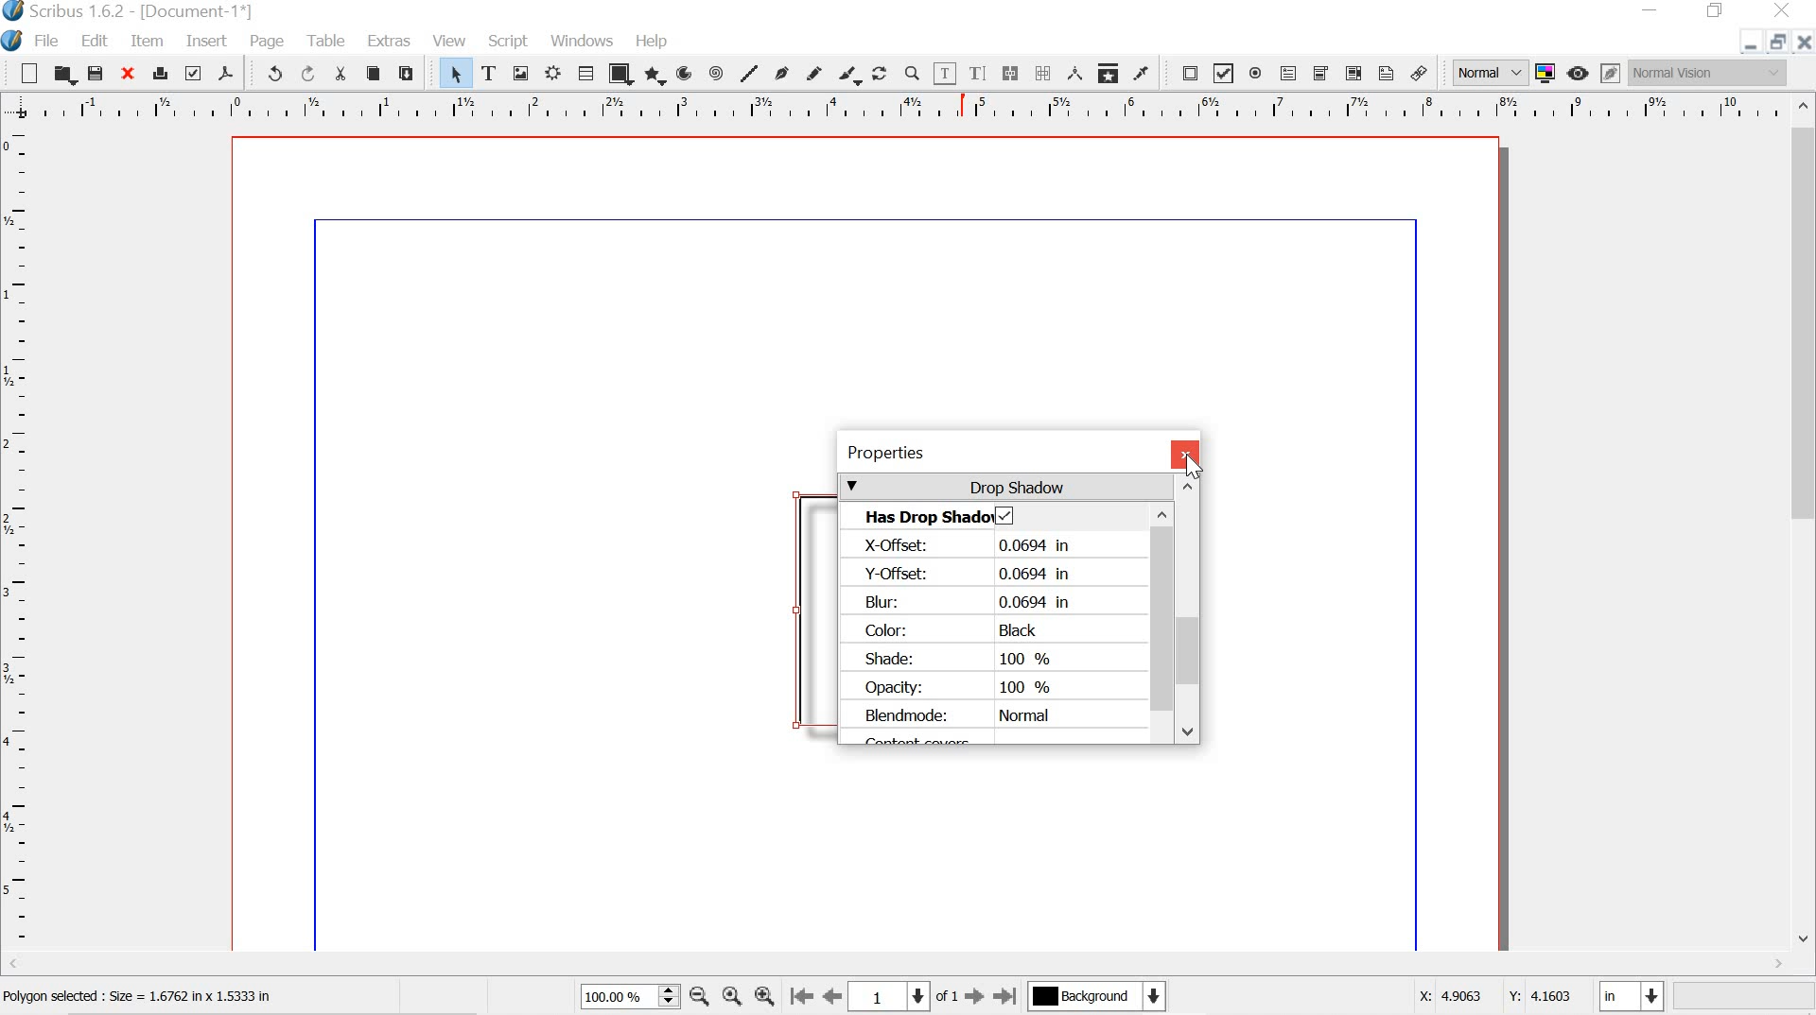 Image resolution: width=1816 pixels, height=1015 pixels. I want to click on close, so click(126, 72).